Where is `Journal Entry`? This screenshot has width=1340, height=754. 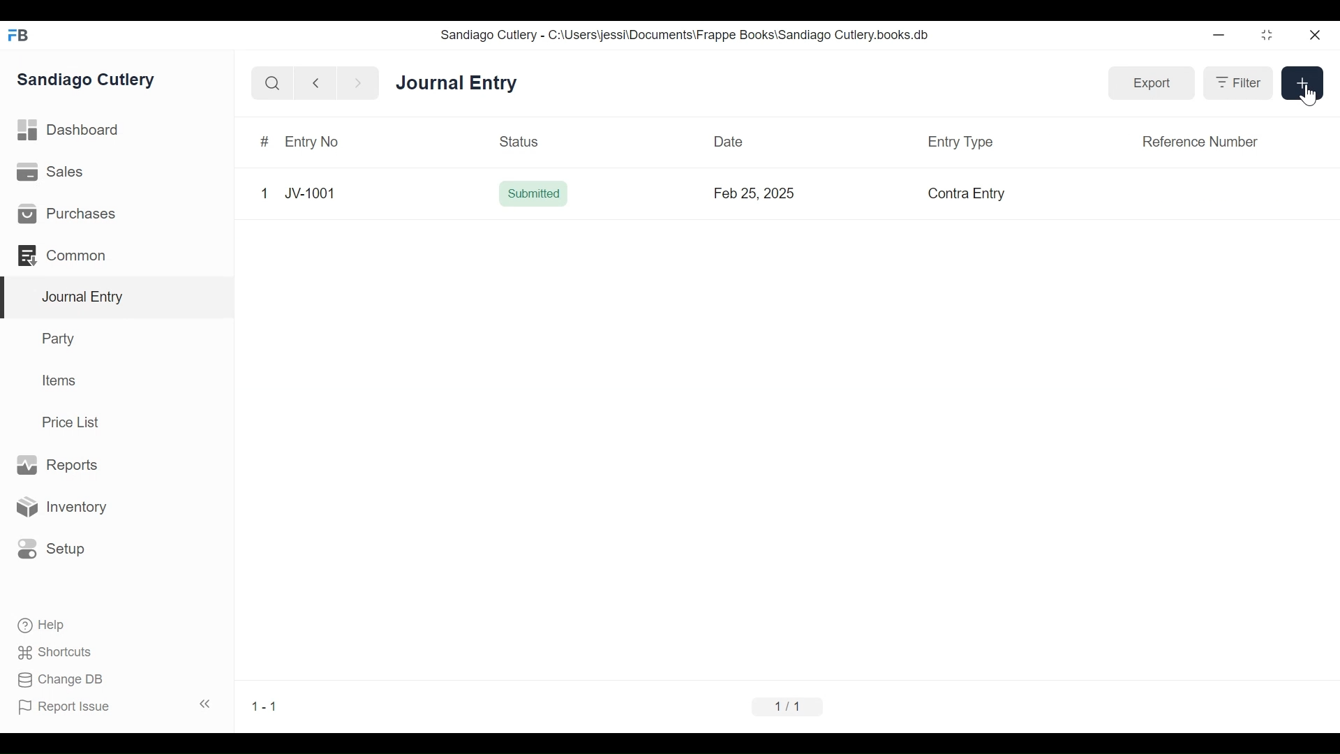
Journal Entry is located at coordinates (118, 297).